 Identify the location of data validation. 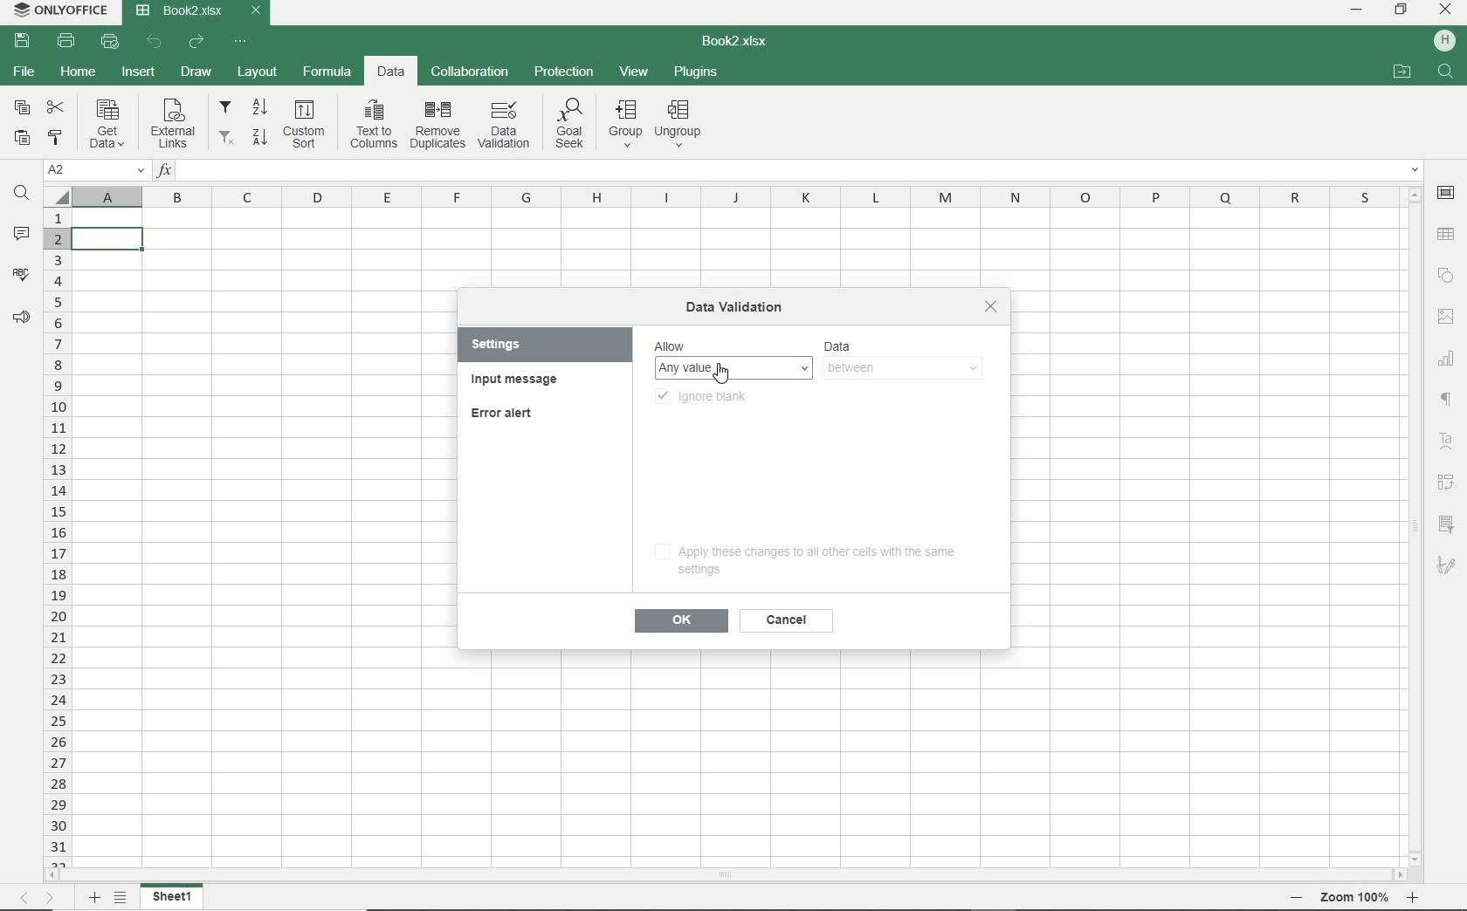
(504, 123).